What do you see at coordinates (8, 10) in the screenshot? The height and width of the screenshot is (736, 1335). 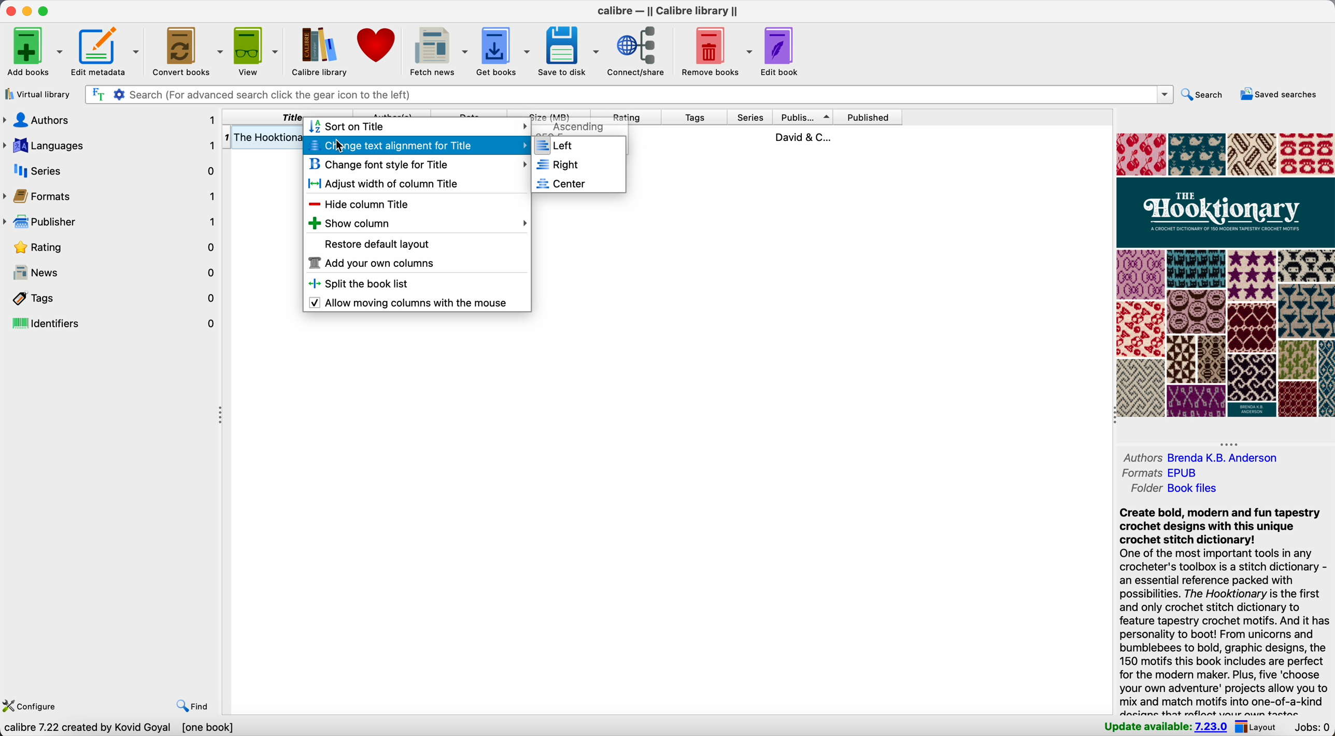 I see `close Calibre` at bounding box center [8, 10].